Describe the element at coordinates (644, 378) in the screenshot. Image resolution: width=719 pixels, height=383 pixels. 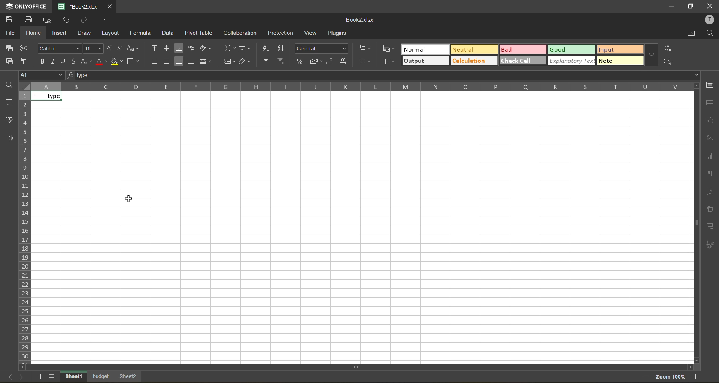
I see `zoom out` at that location.